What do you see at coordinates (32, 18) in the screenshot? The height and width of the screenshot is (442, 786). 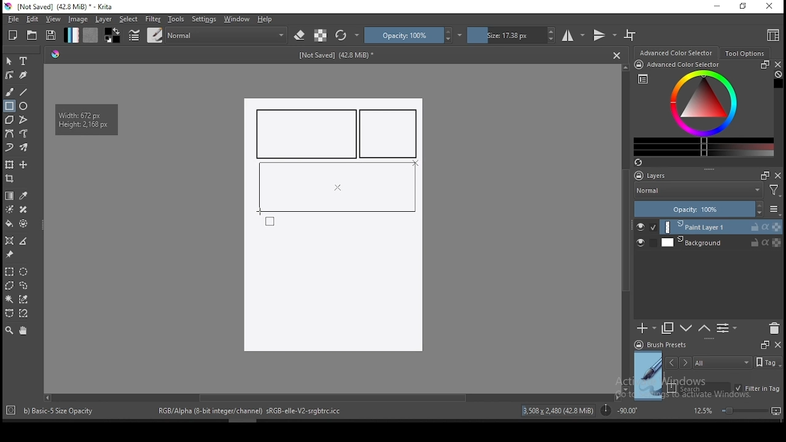 I see `edit` at bounding box center [32, 18].